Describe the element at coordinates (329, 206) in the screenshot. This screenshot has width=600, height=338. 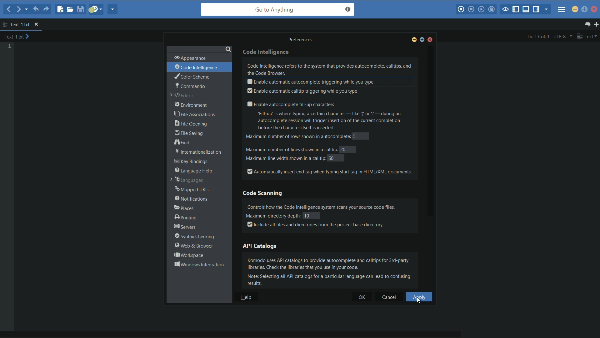
I see `Controls how the Code Intelligence system scans your source code files.` at that location.